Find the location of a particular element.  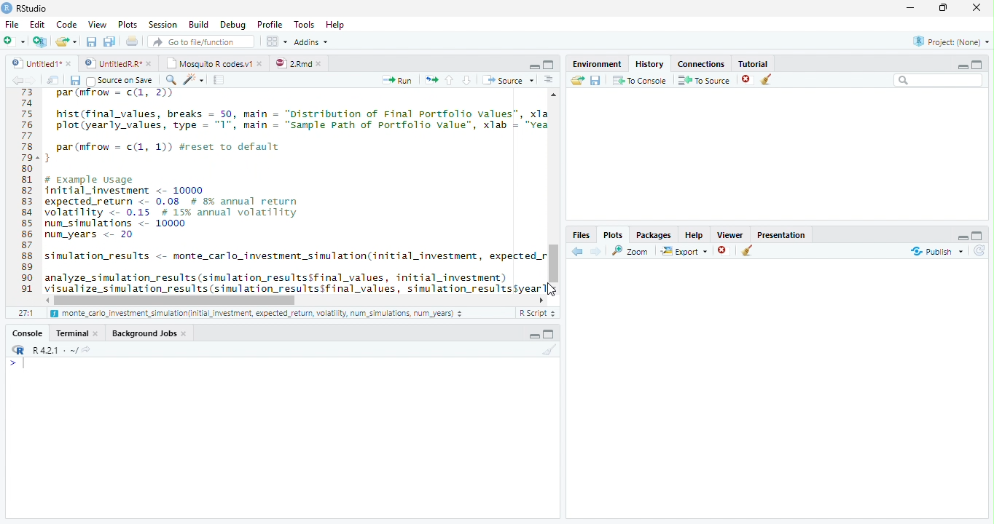

Help is located at coordinates (337, 25).